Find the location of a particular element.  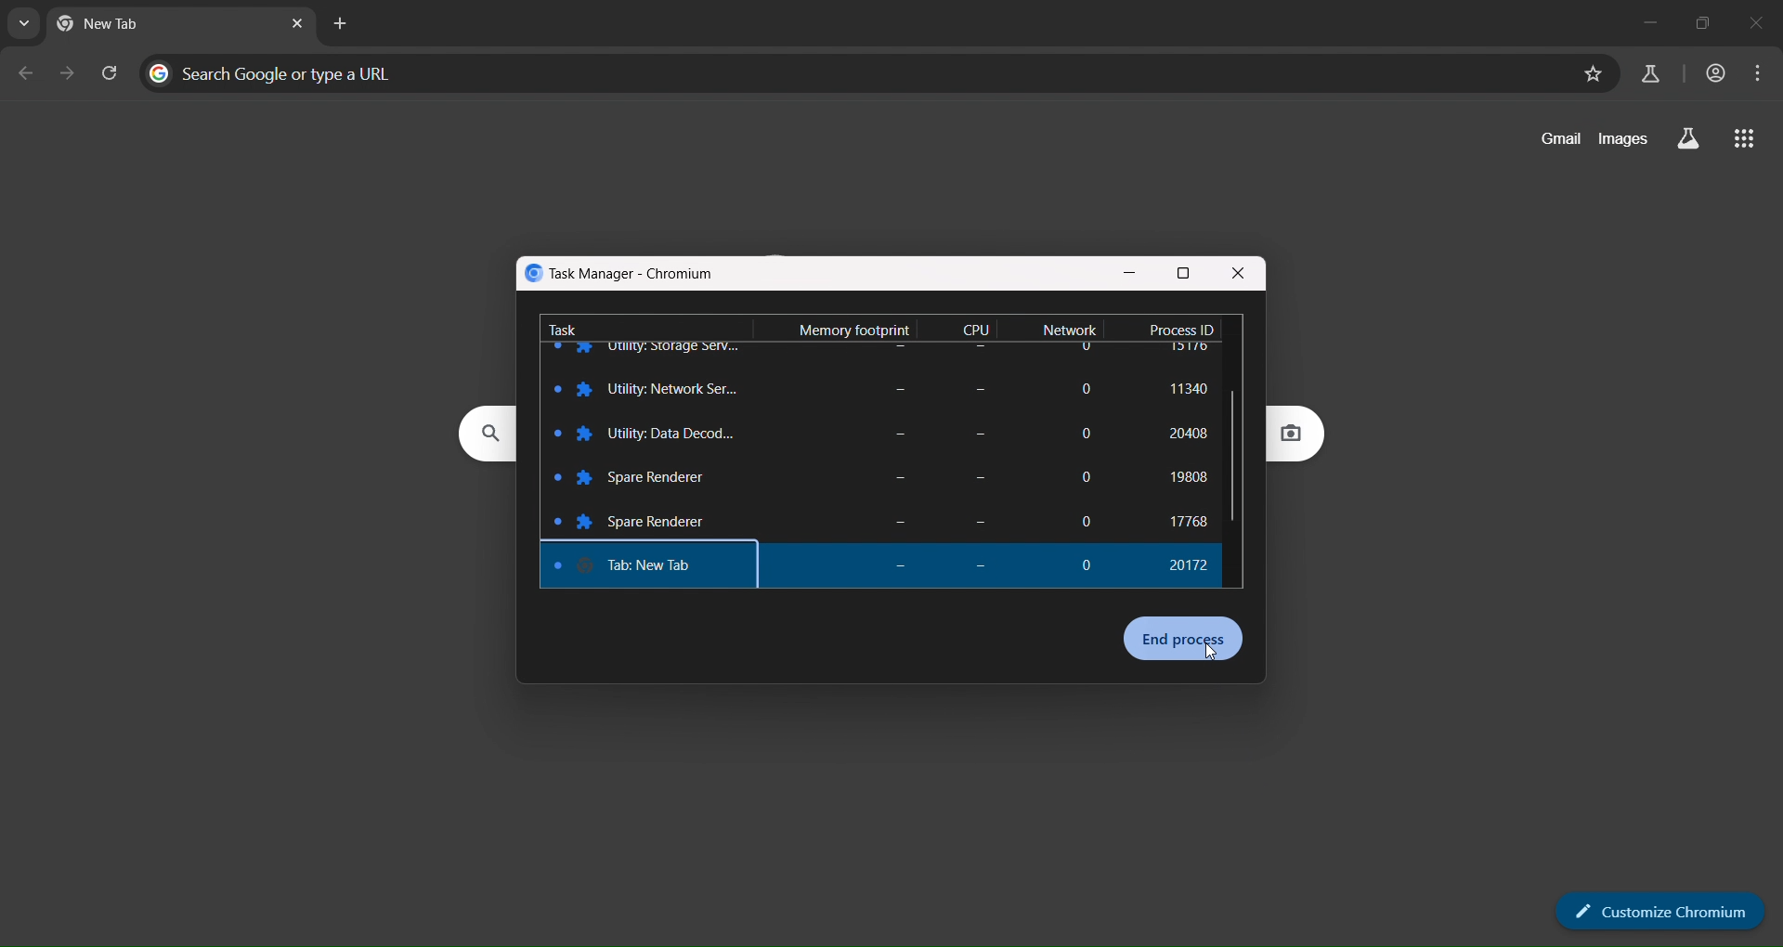

go forward one page is located at coordinates (68, 74).